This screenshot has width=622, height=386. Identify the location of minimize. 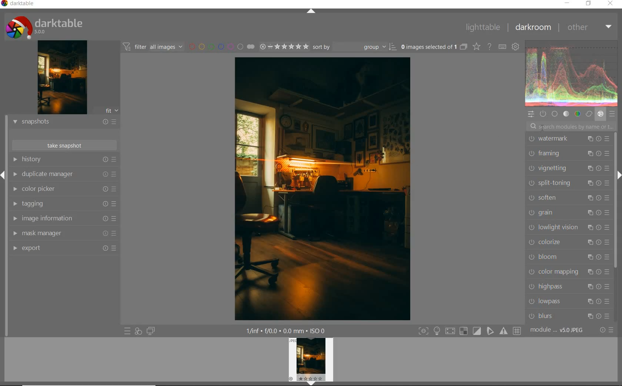
(567, 3).